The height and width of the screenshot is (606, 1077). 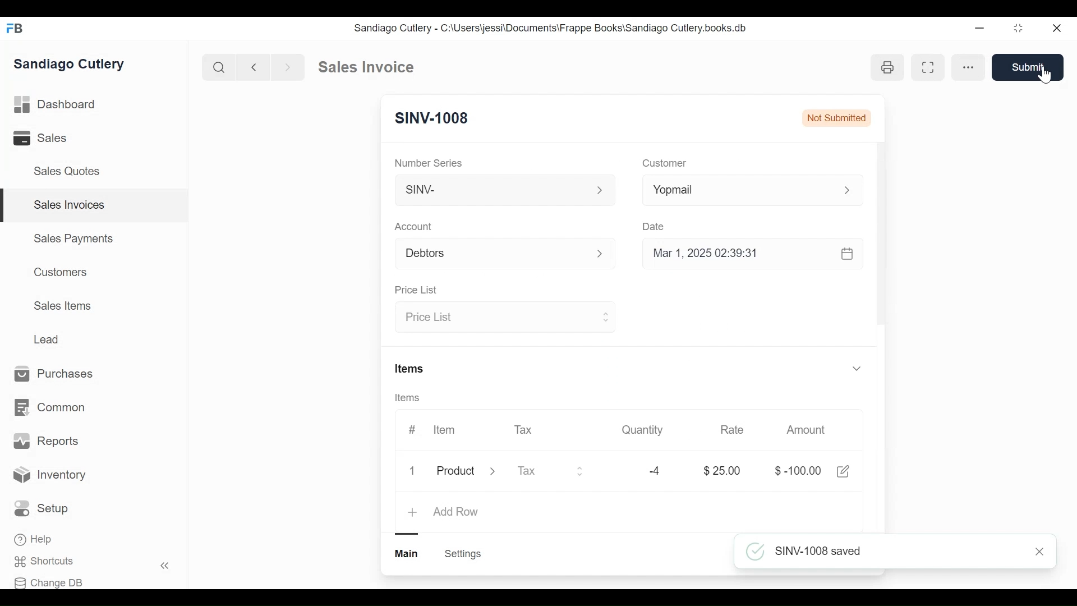 I want to click on  Product , so click(x=464, y=472).